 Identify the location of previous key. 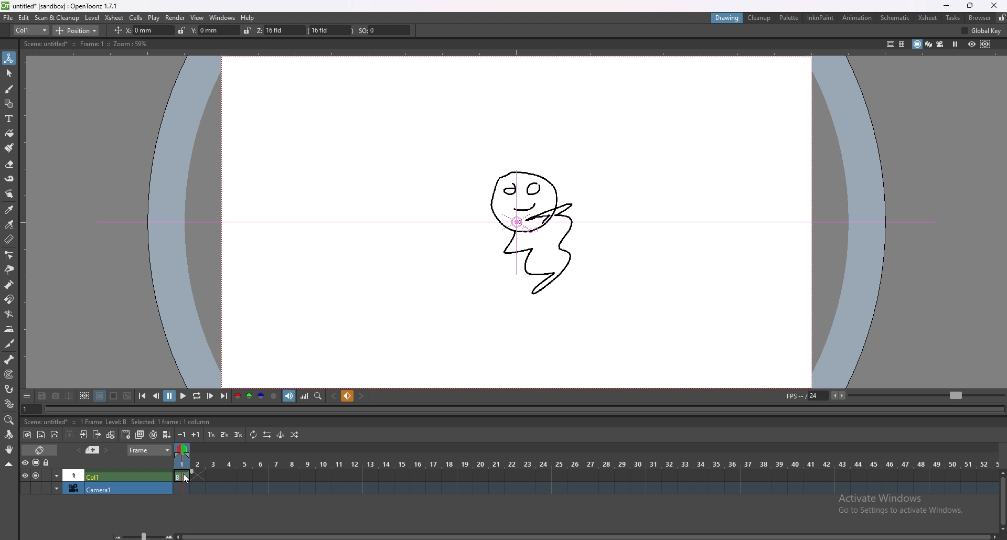
(335, 396).